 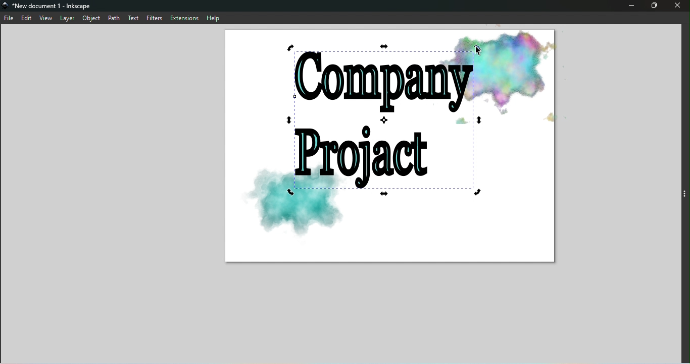 What do you see at coordinates (389, 146) in the screenshot?
I see `Canvas` at bounding box center [389, 146].